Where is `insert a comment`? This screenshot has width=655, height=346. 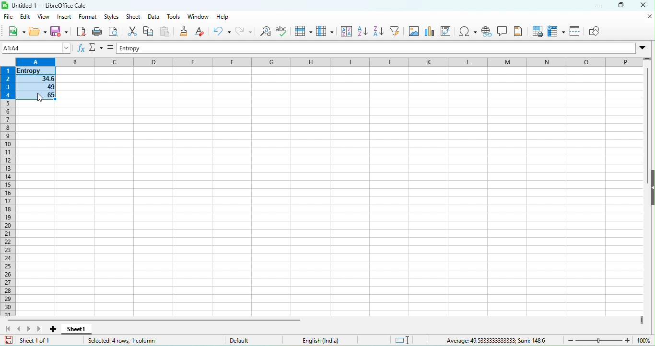
insert a comment is located at coordinates (504, 32).